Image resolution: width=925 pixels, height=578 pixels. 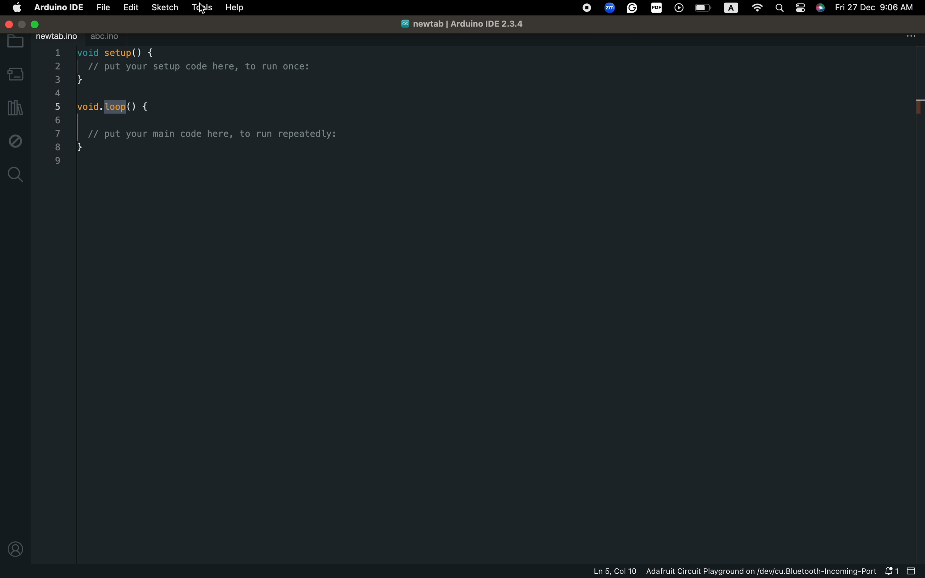 What do you see at coordinates (763, 571) in the screenshot?
I see `Adafruit Circuit Playground on/dev/cu.Bluetooth-Incoming-Port` at bounding box center [763, 571].